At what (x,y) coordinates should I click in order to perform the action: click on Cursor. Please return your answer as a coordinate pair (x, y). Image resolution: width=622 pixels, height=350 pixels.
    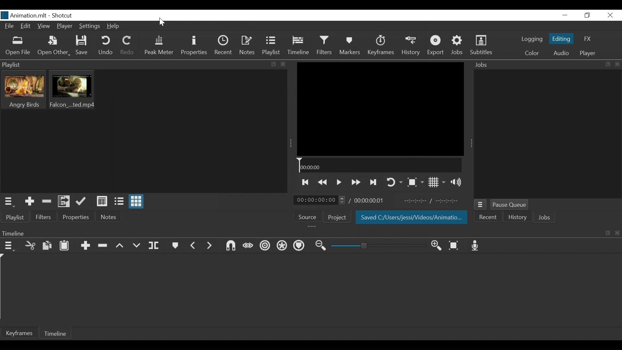
    Looking at the image, I should click on (161, 22).